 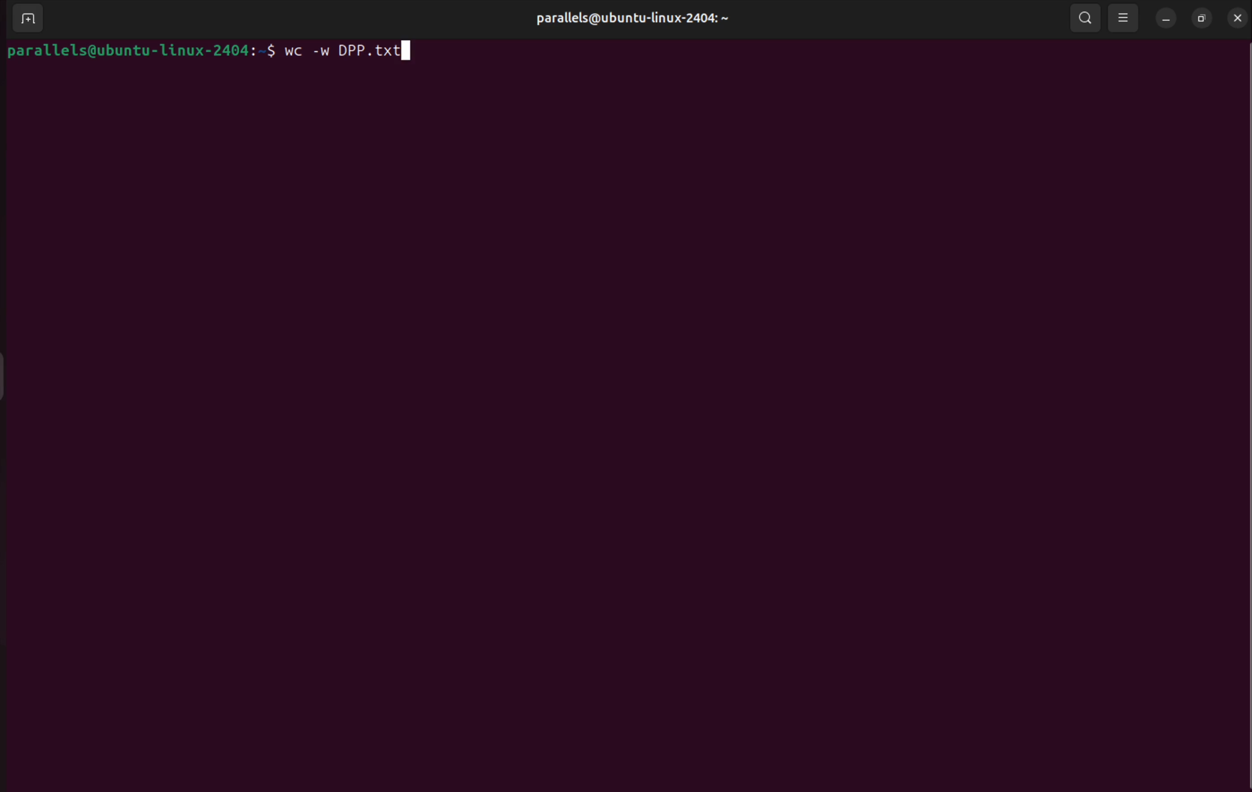 What do you see at coordinates (1203, 17) in the screenshot?
I see `resize` at bounding box center [1203, 17].